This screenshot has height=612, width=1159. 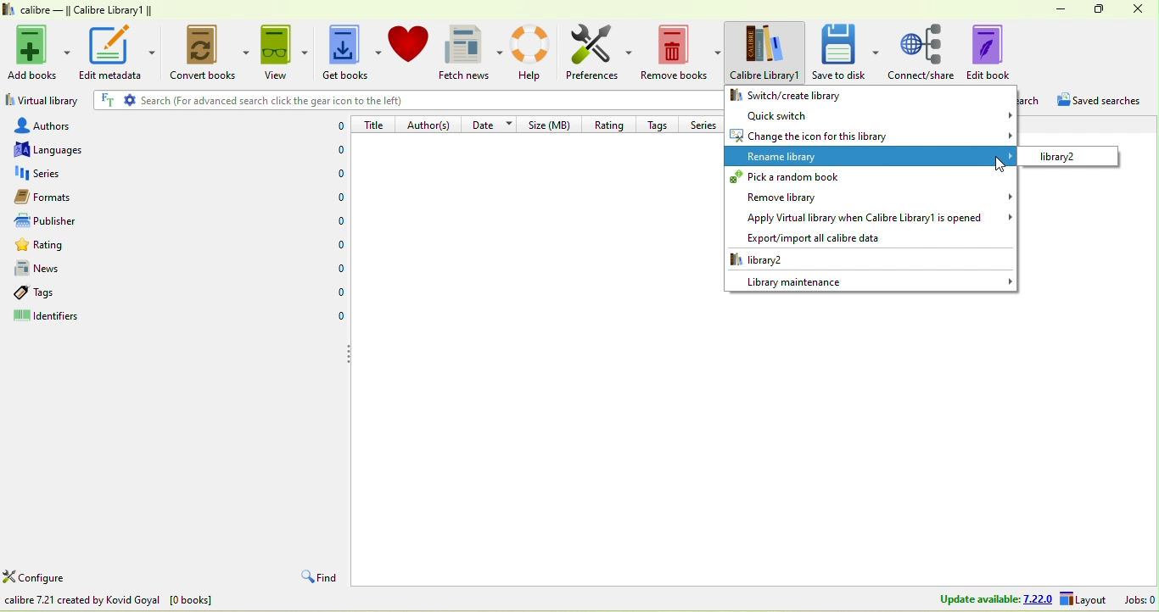 I want to click on cursor, so click(x=1000, y=164).